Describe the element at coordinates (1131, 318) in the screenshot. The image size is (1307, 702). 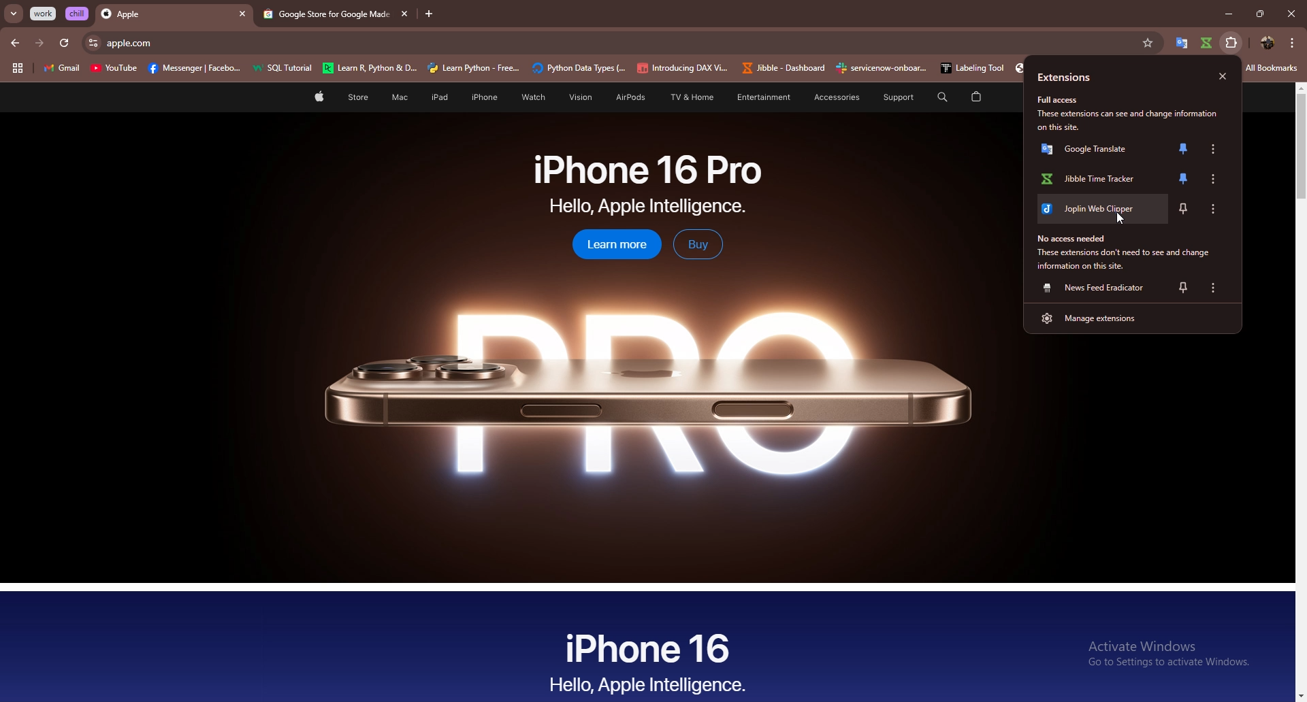
I see `manage extensions` at that location.